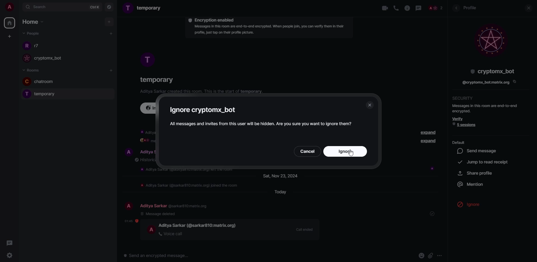  I want to click on  Send an encrypted message..., so click(157, 256).